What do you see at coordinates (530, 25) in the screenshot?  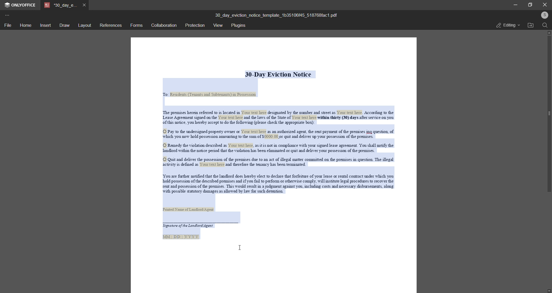 I see `open file location` at bounding box center [530, 25].